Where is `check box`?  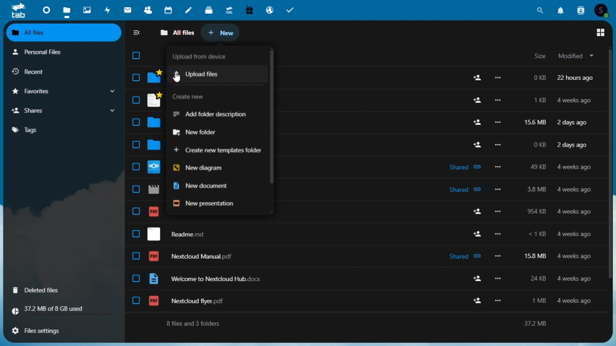 check box is located at coordinates (135, 145).